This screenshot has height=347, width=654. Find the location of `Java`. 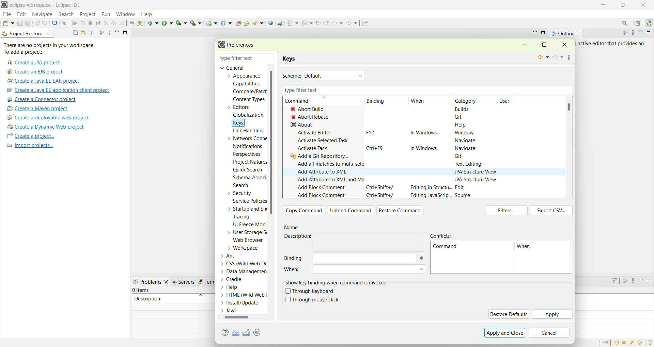

Java is located at coordinates (231, 311).